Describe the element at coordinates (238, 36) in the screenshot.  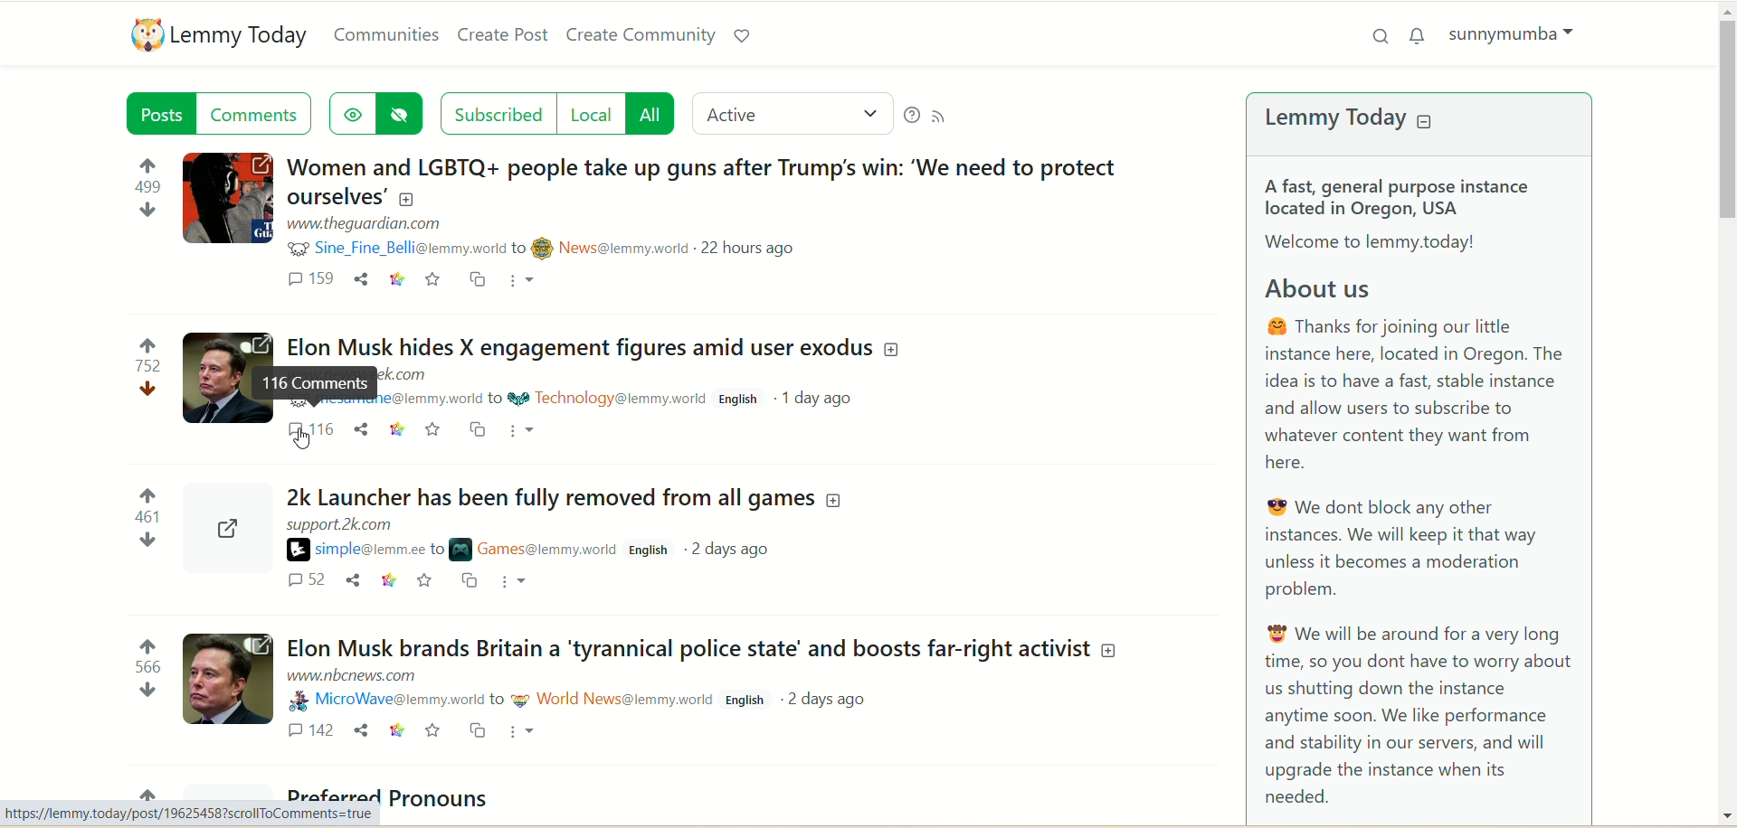
I see `lemmy today` at that location.